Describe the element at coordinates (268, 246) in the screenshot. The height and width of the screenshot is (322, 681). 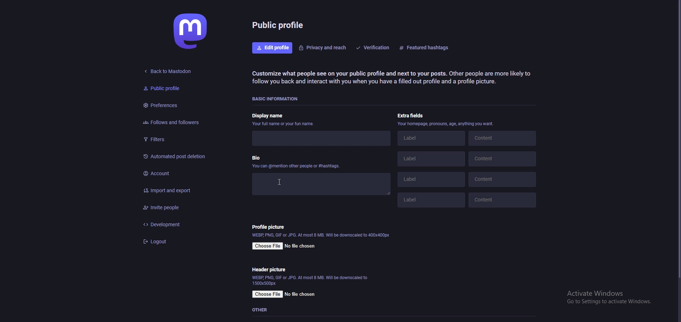
I see `choose file` at that location.